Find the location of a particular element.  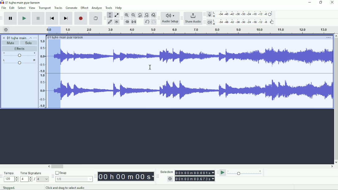

Tempo Range is located at coordinates (11, 179).